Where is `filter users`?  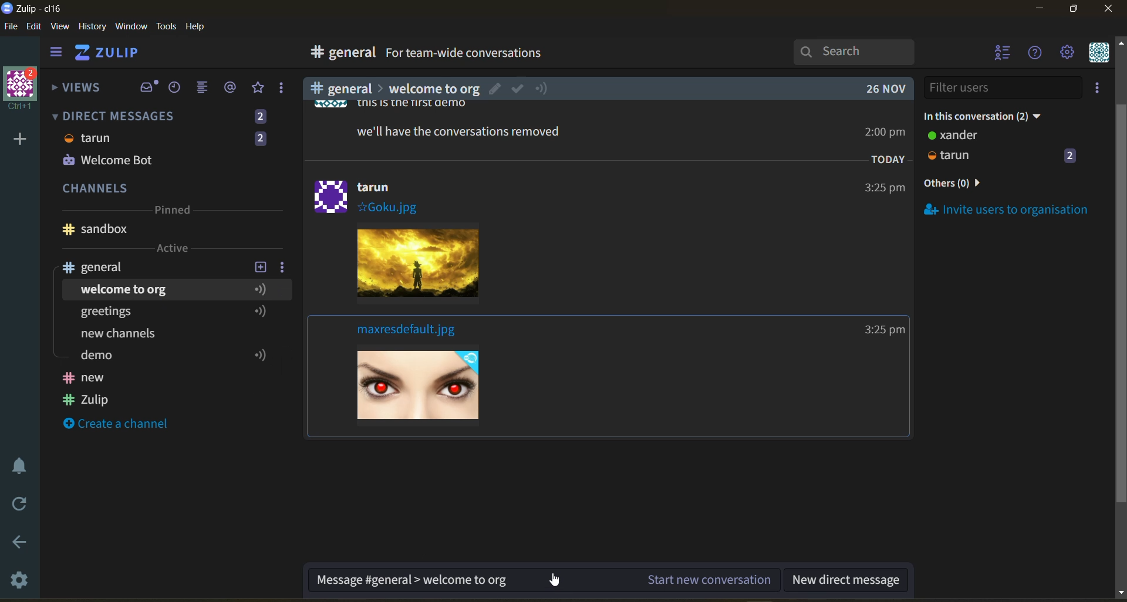
filter users is located at coordinates (1004, 87).